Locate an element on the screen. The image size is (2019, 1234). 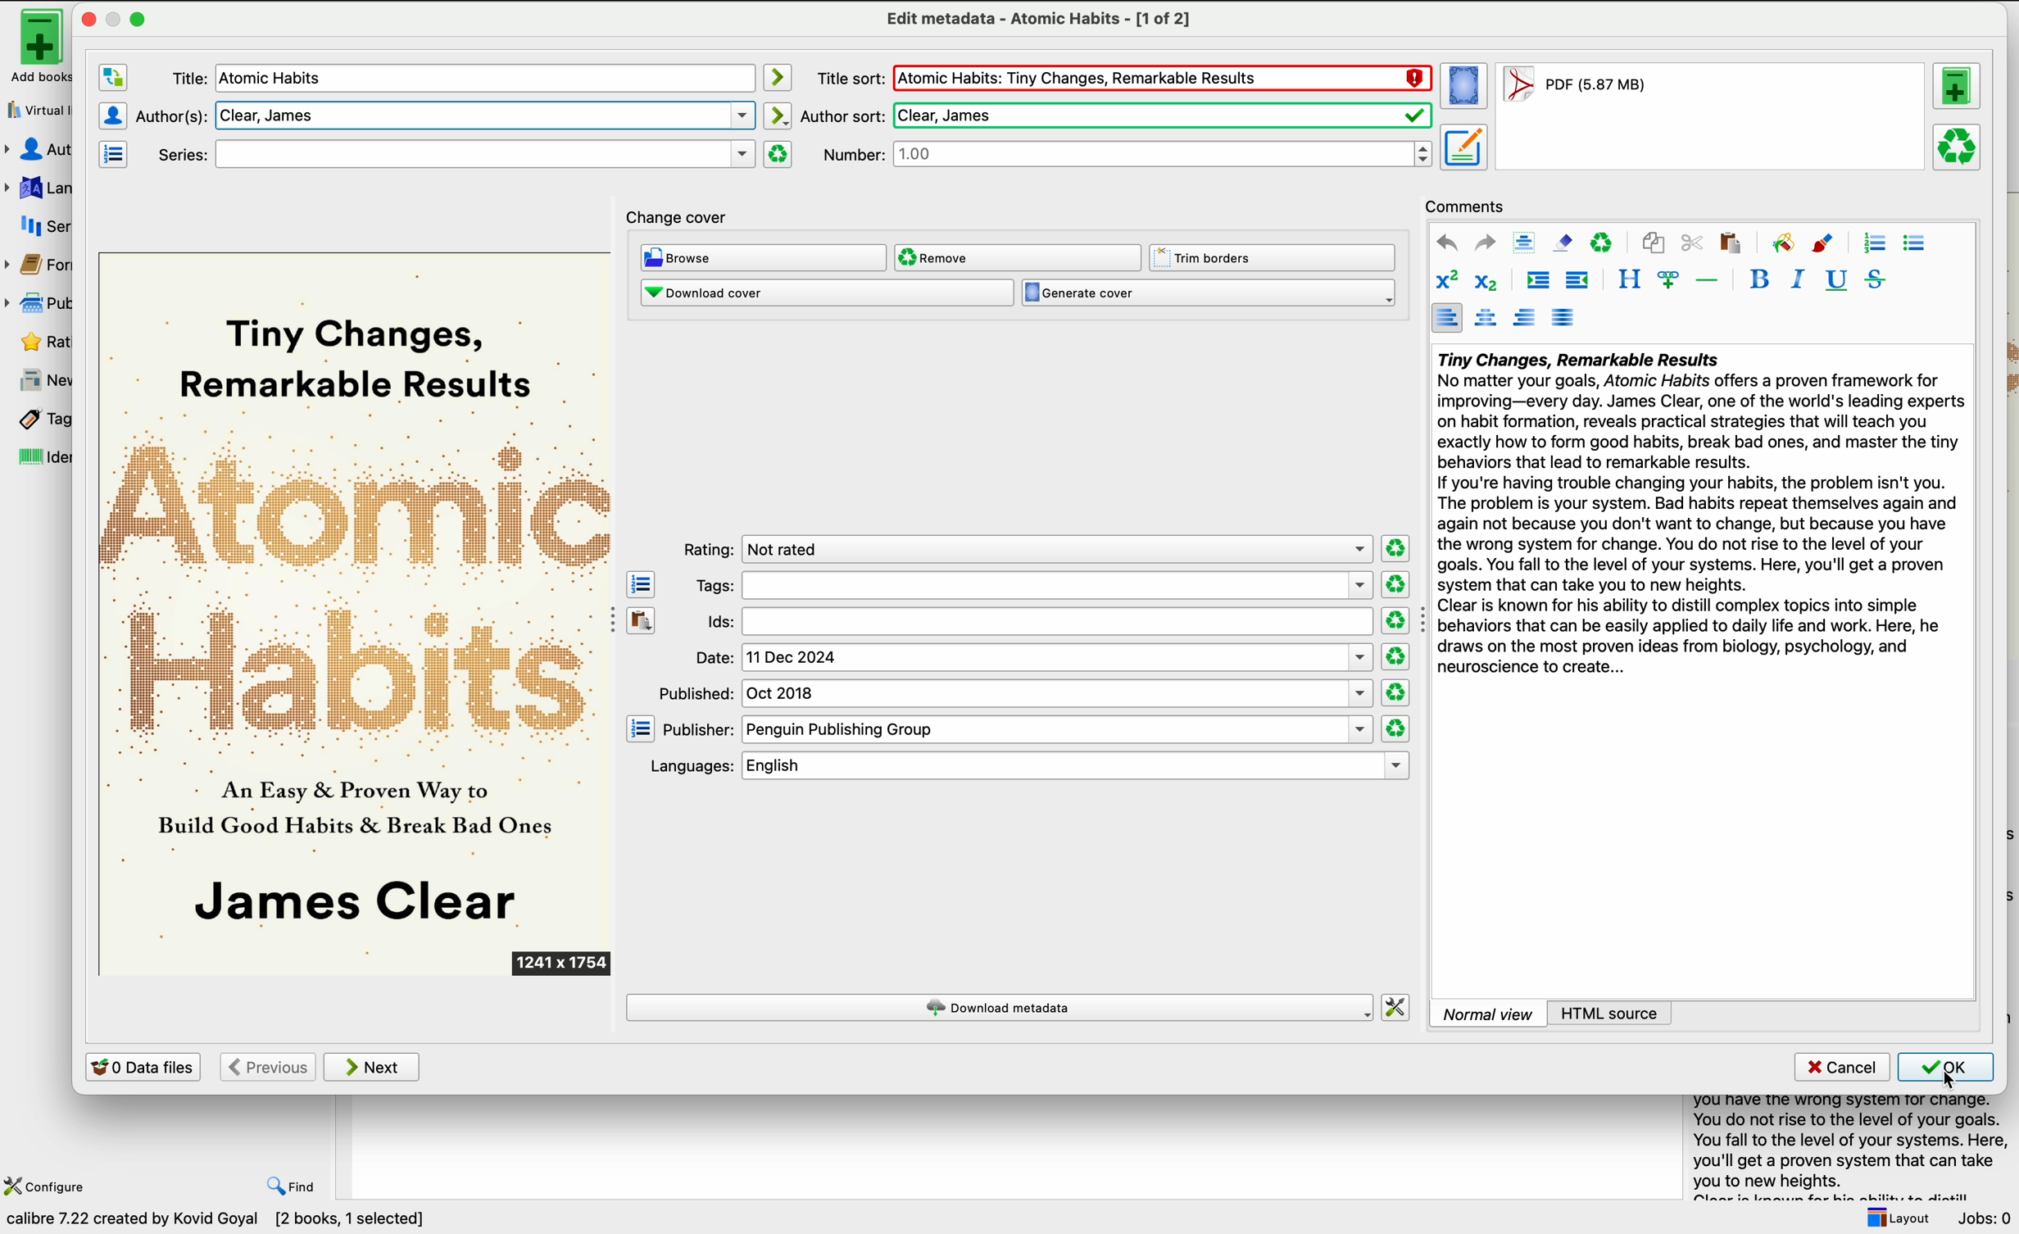
download metadata is located at coordinates (1000, 1007).